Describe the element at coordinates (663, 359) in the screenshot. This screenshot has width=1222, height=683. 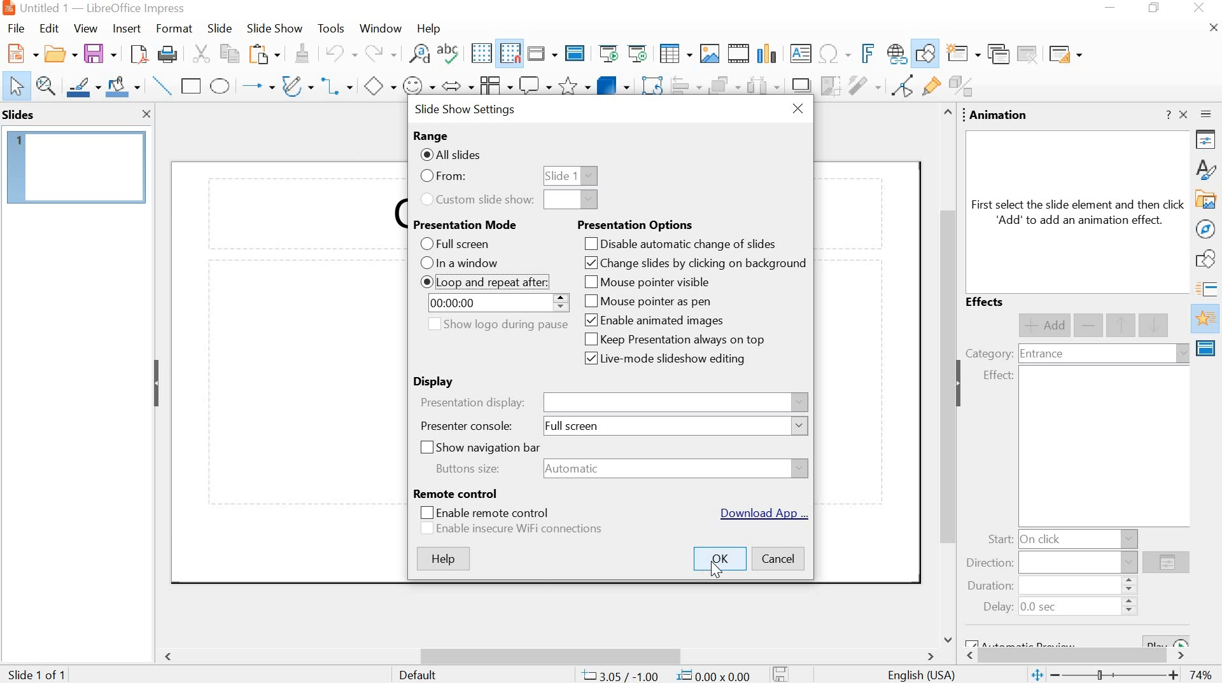
I see `live-mode slideshow editing` at that location.